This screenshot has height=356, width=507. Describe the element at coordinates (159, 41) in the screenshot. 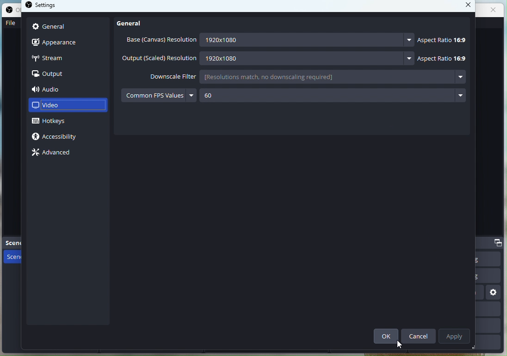

I see `Base (Canvas) resolution` at that location.